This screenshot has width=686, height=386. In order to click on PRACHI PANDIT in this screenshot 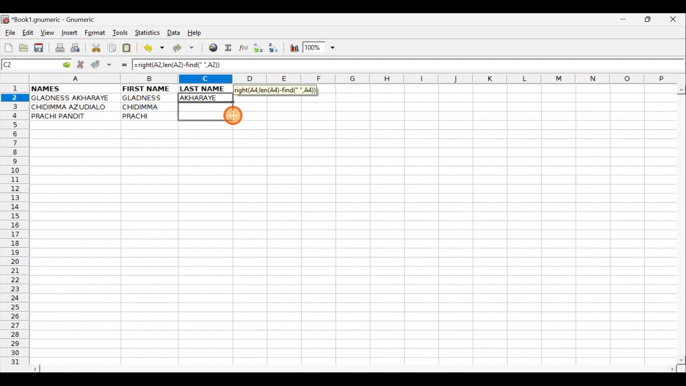, I will do `click(70, 116)`.